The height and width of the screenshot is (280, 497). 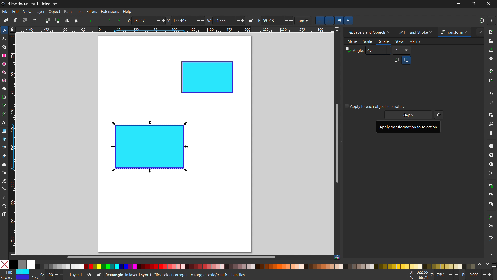 I want to click on unlink clone, so click(x=491, y=204).